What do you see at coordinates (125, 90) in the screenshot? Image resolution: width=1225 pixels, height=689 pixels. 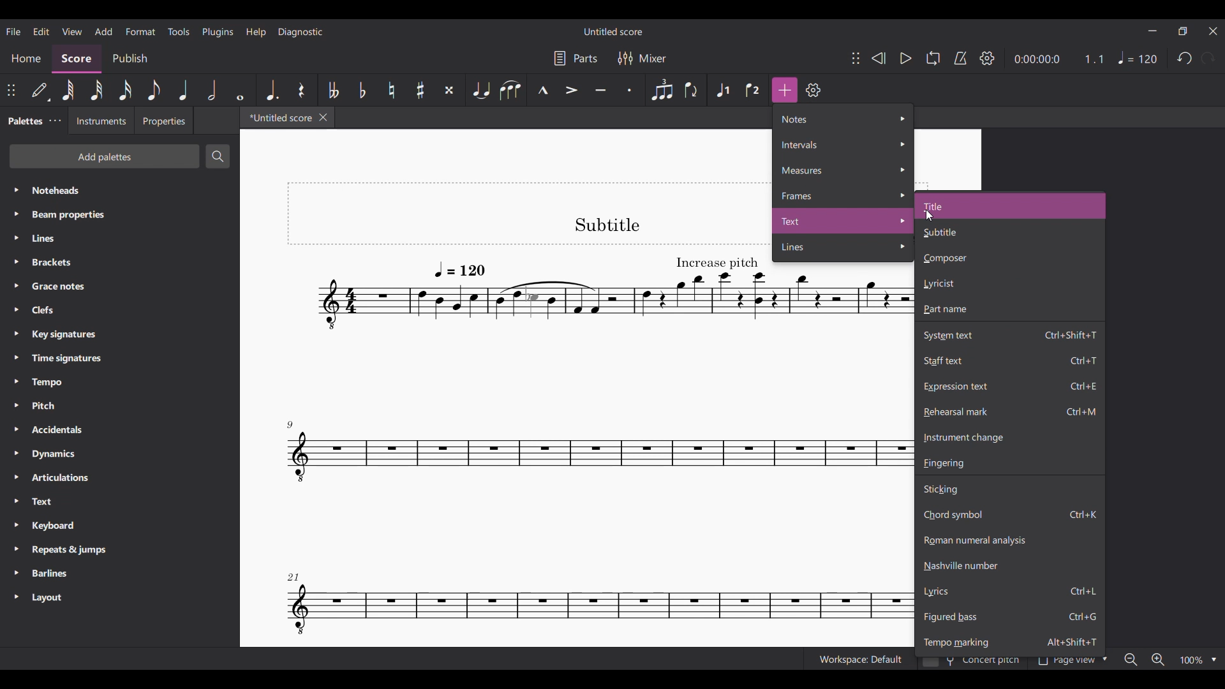 I see `16th note` at bounding box center [125, 90].